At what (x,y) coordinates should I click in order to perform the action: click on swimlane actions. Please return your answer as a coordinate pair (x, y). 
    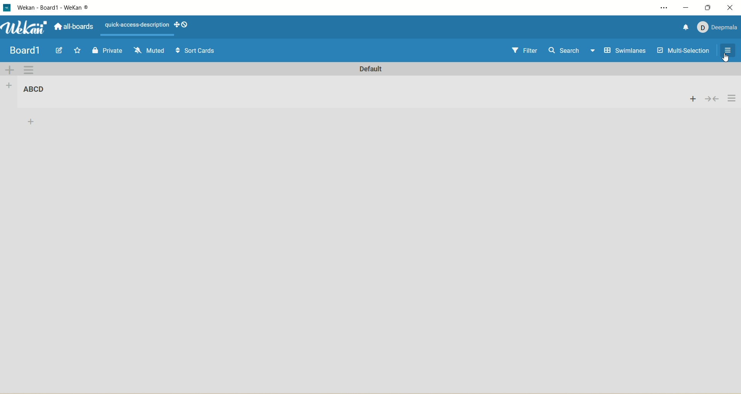
    Looking at the image, I should click on (29, 71).